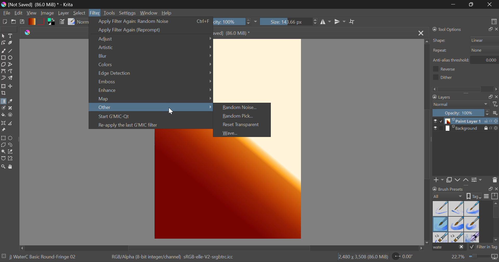 The height and width of the screenshot is (262, 499). Describe the element at coordinates (435, 129) in the screenshot. I see `preview` at that location.